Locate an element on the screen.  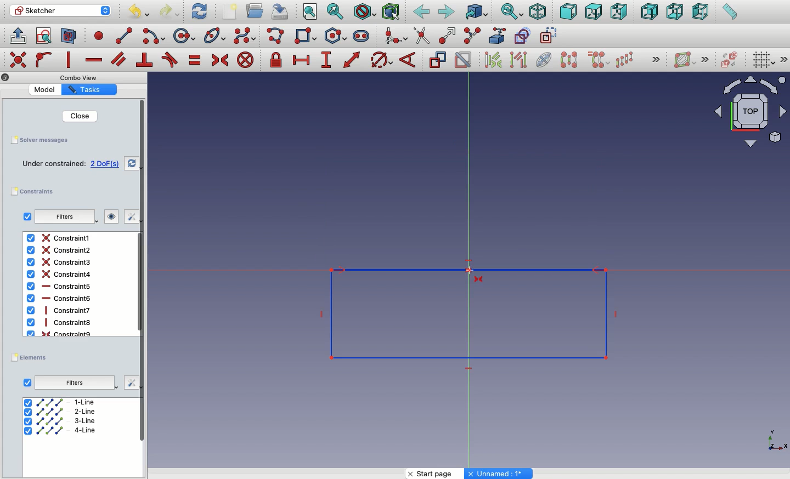
Extend edge  is located at coordinates (449, 36).